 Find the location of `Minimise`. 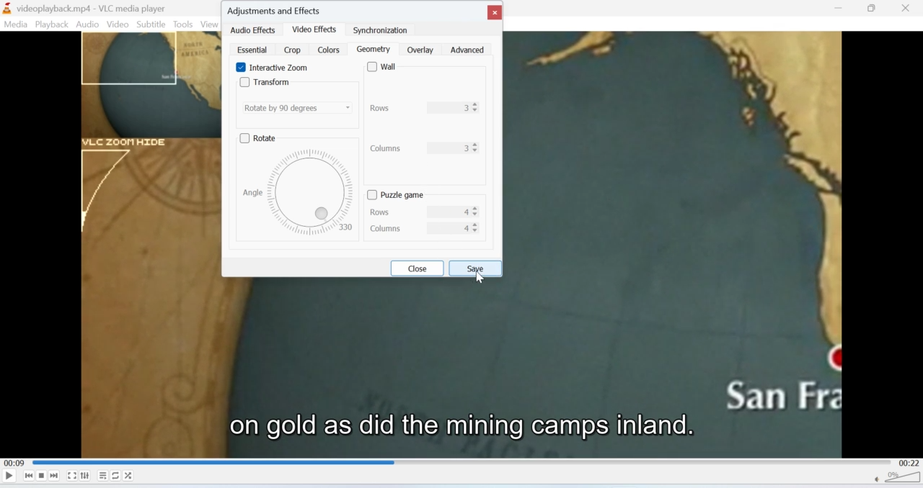

Minimise is located at coordinates (871, 8).